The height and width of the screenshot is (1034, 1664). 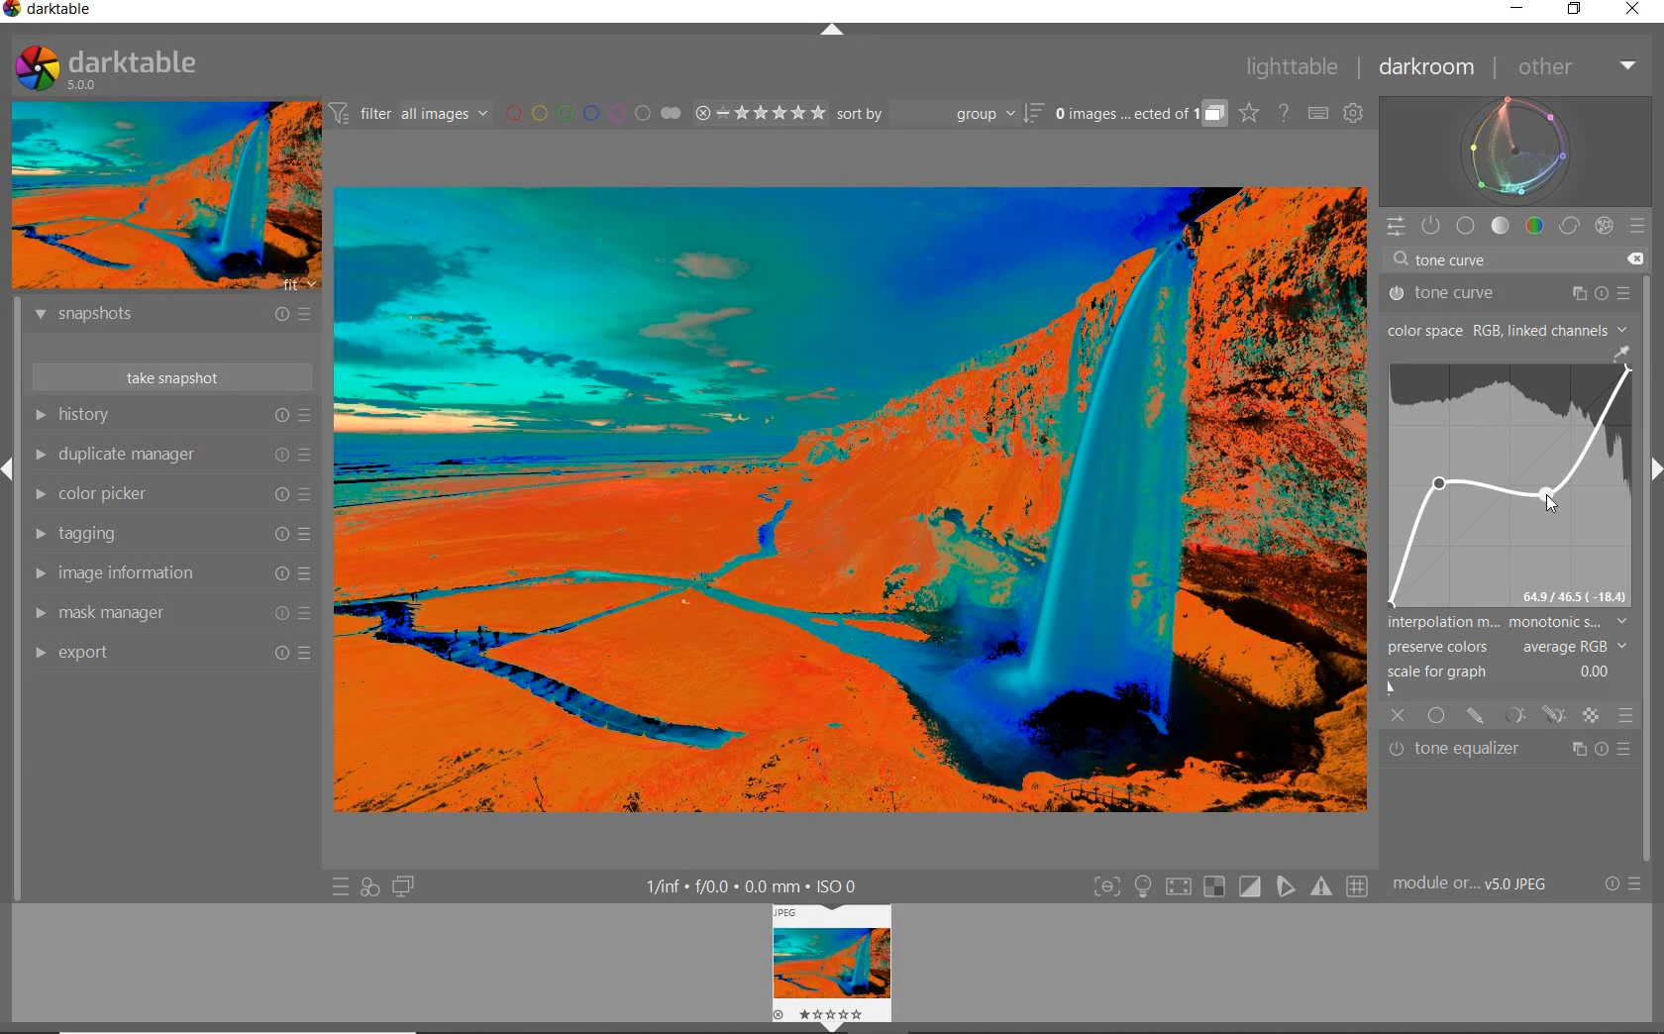 What do you see at coordinates (1436, 716) in the screenshot?
I see `UNIFORMLY` at bounding box center [1436, 716].